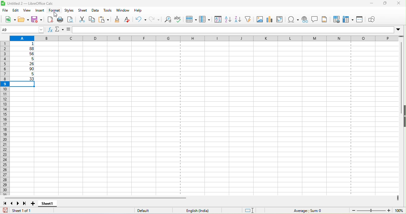 The height and width of the screenshot is (214, 406). I want to click on select function, so click(60, 29).